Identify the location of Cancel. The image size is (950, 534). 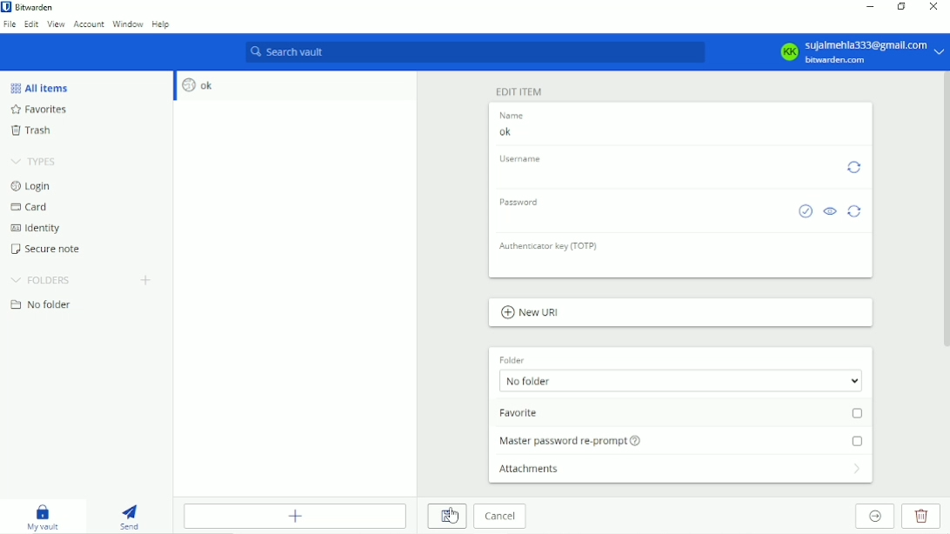
(498, 516).